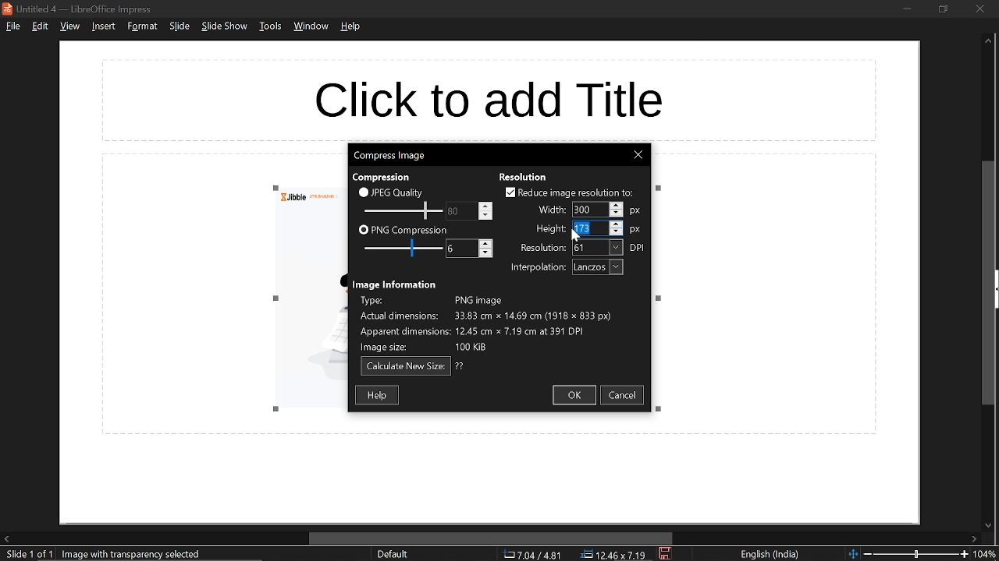 The width and height of the screenshot is (999, 561). I want to click on px, so click(636, 230).